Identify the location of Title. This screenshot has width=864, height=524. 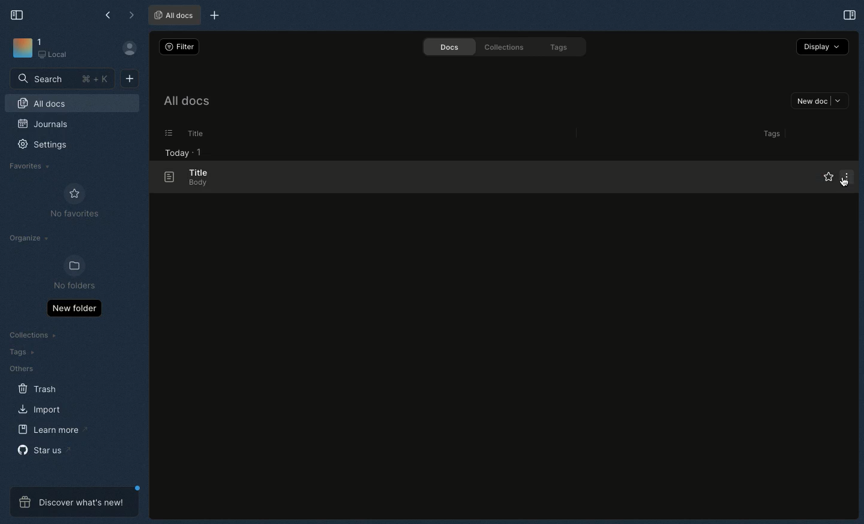
(197, 172).